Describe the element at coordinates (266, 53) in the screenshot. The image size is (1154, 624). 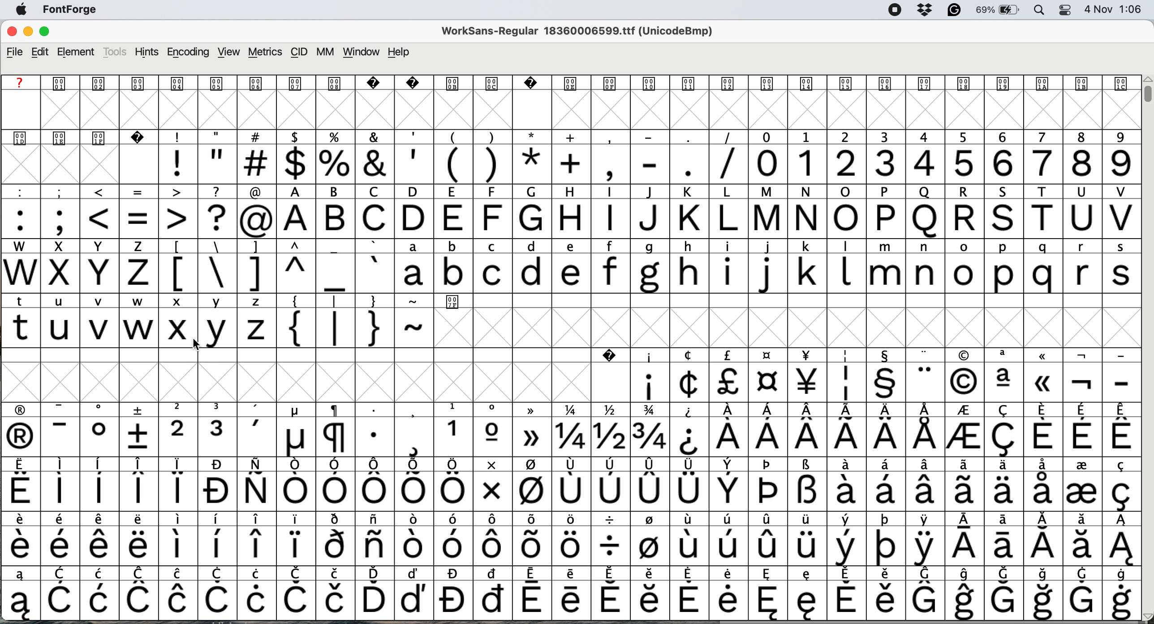
I see `metrics` at that location.